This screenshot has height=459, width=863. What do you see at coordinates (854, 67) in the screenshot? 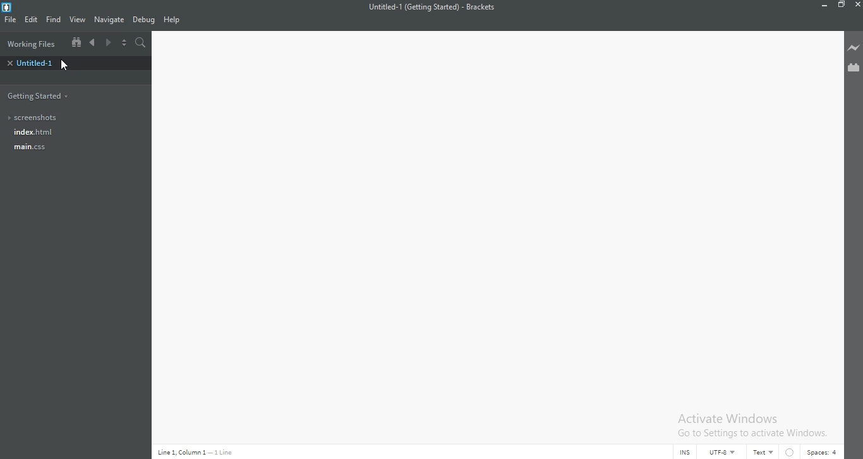
I see `Extension Manager` at bounding box center [854, 67].